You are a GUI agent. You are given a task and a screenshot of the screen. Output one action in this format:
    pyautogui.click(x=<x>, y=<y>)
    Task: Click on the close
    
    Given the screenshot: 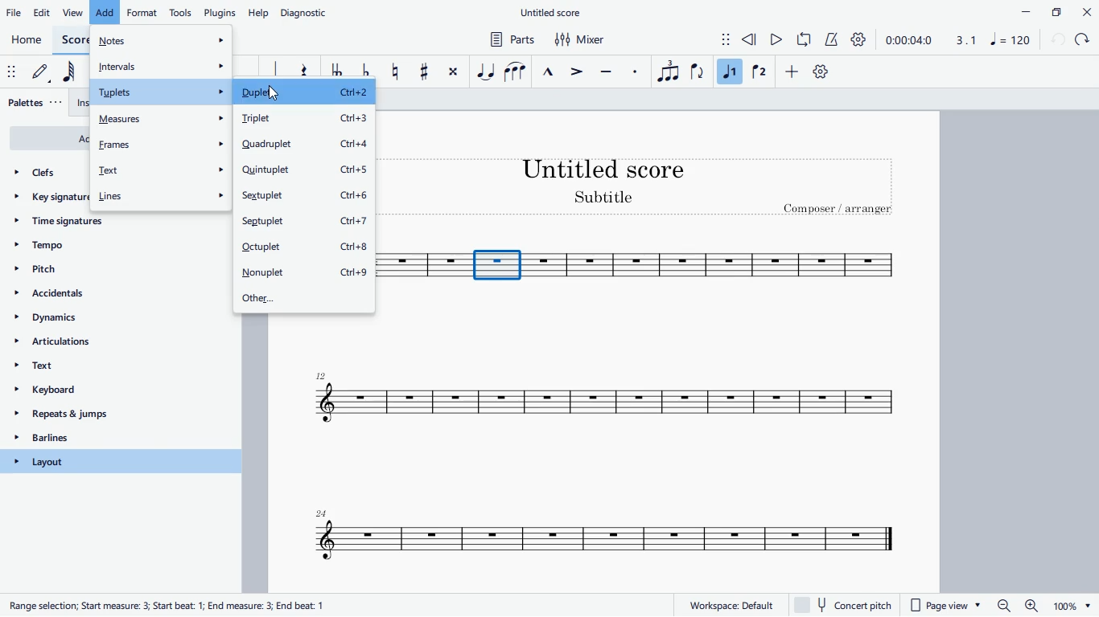 What is the action you would take?
    pyautogui.click(x=1086, y=11)
    